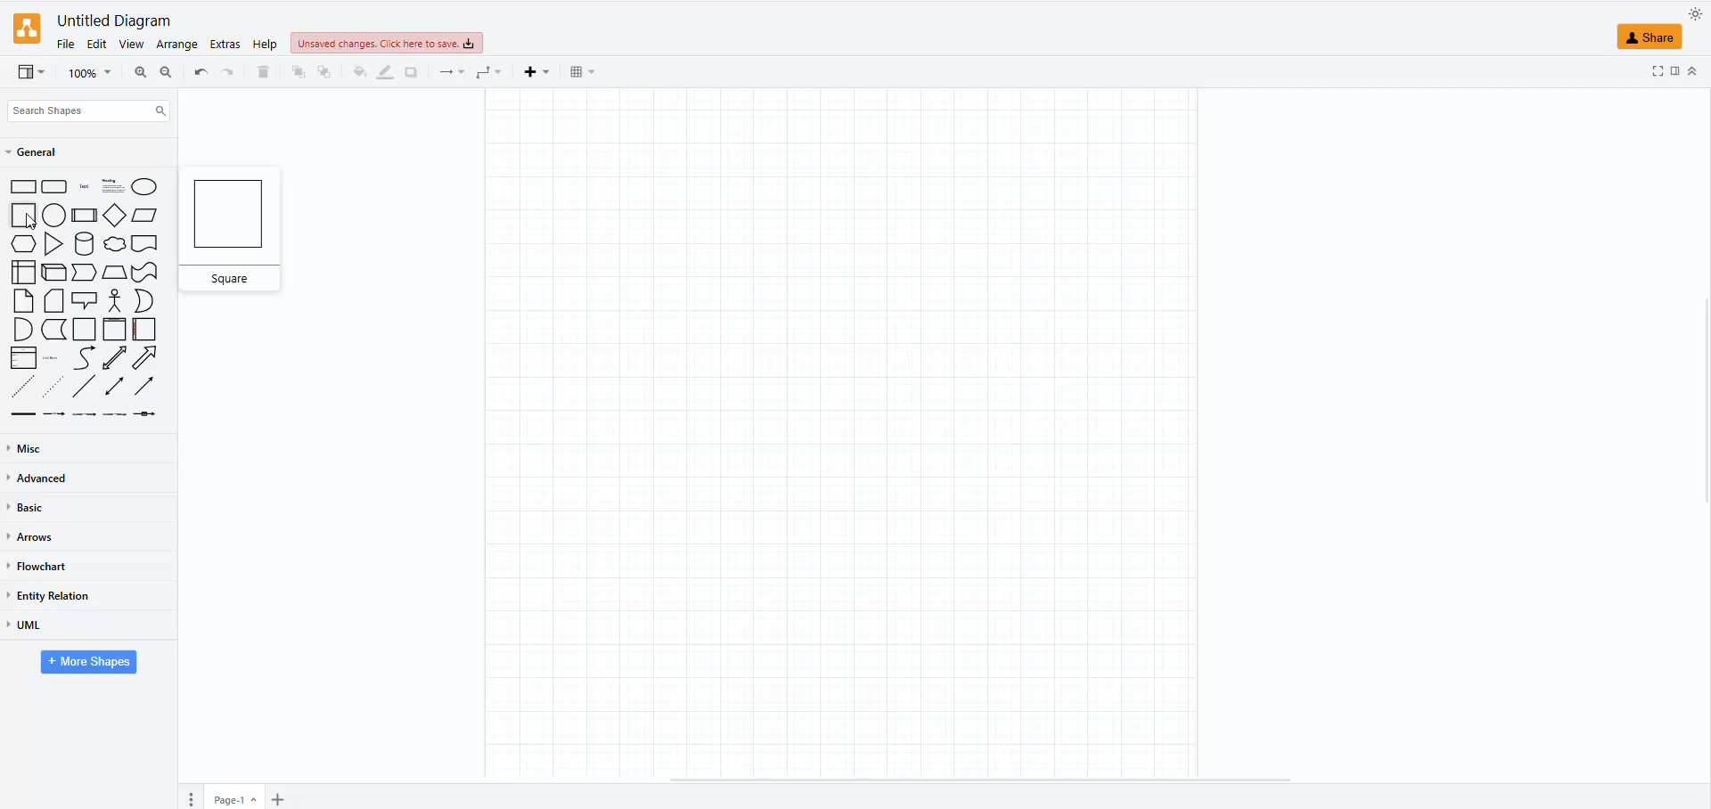 Image resolution: width=1711 pixels, height=809 pixels. What do you see at coordinates (53, 595) in the screenshot?
I see `entity relation` at bounding box center [53, 595].